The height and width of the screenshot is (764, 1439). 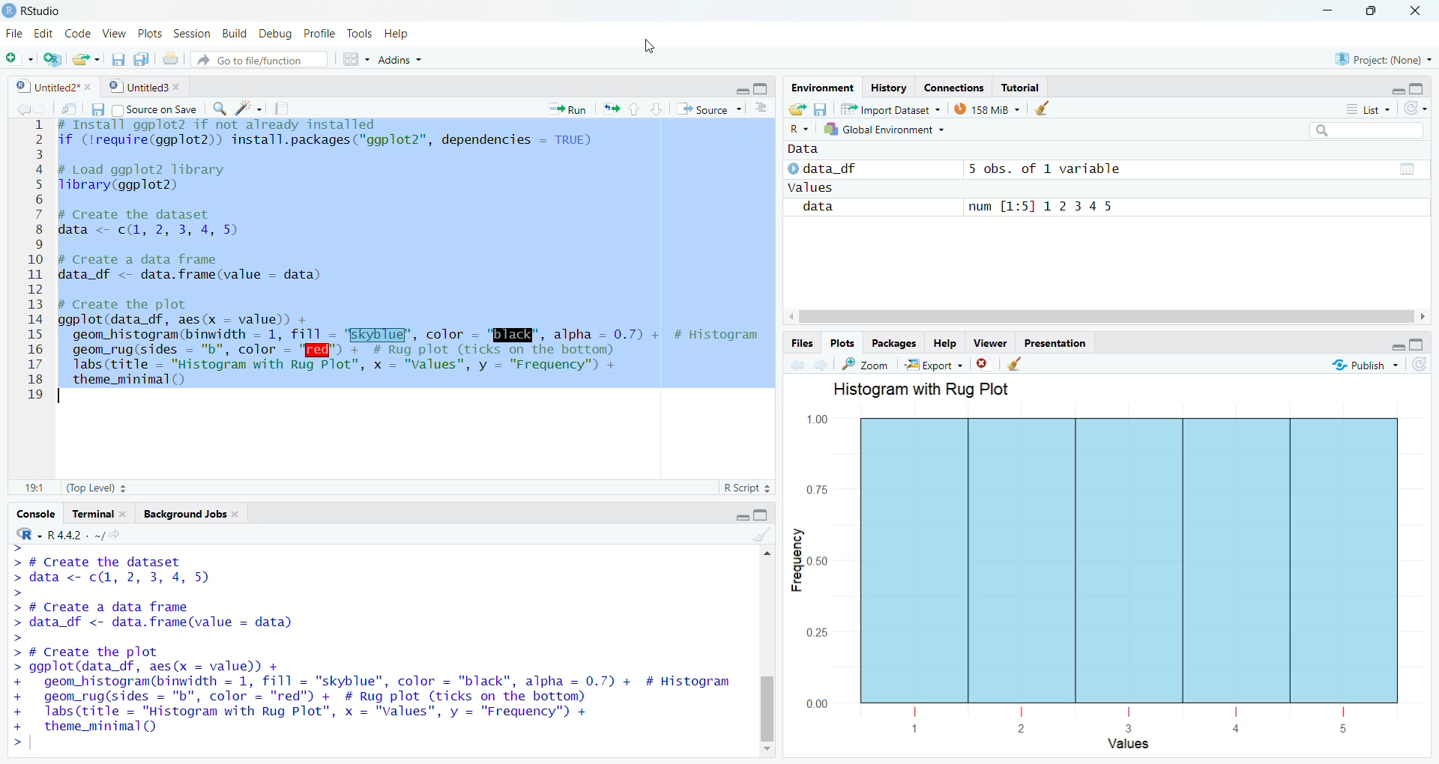 I want to click on down, so click(x=660, y=109).